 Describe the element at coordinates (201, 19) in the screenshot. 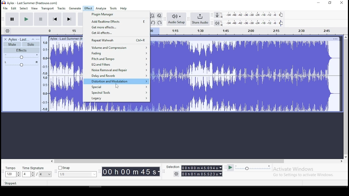

I see `share audio` at that location.